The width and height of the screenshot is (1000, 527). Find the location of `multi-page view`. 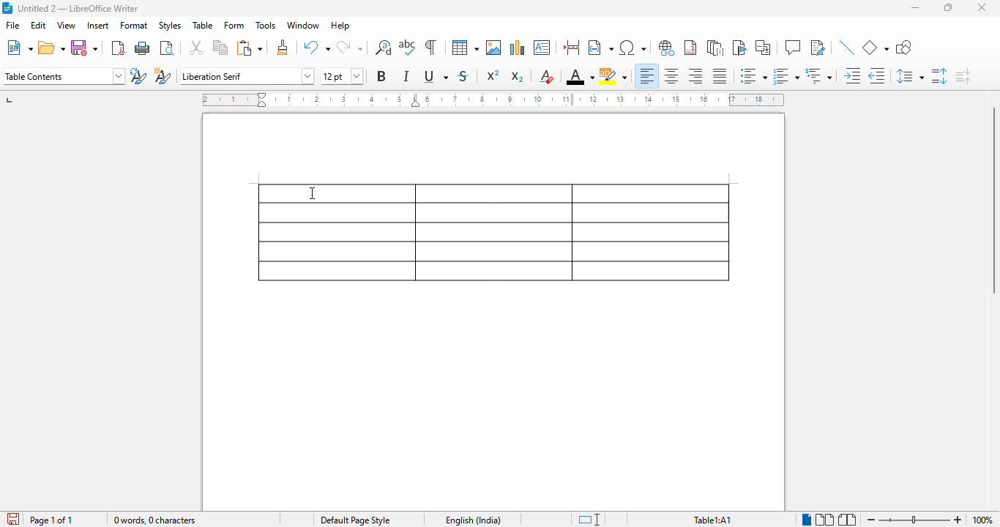

multi-page view is located at coordinates (826, 520).